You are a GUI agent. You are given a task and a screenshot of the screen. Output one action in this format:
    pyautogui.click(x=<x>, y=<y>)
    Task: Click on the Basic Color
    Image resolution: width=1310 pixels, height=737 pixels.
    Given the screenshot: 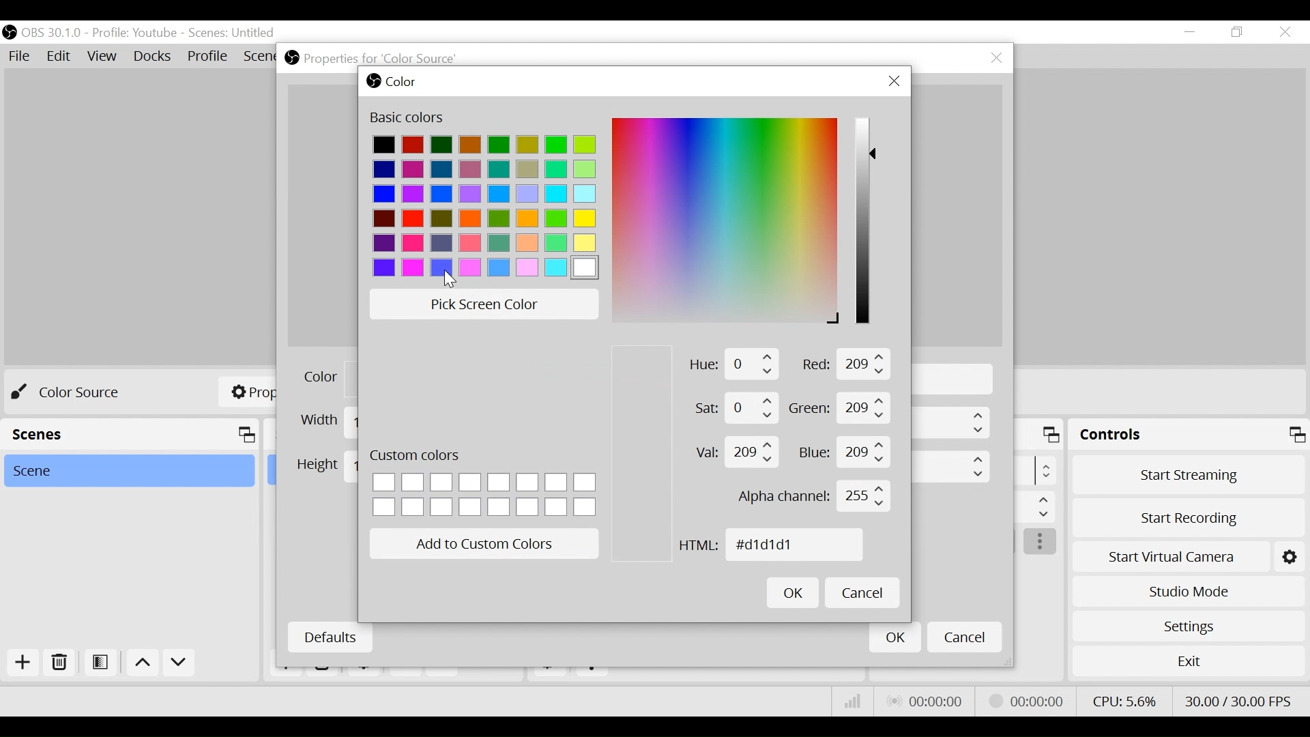 What is the action you would take?
    pyautogui.click(x=407, y=119)
    